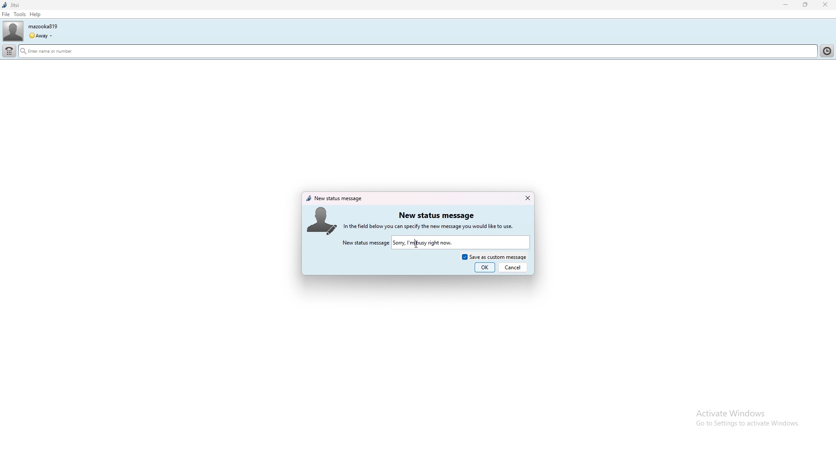 This screenshot has width=836, height=449. What do you see at coordinates (335, 198) in the screenshot?
I see `new status message` at bounding box center [335, 198].